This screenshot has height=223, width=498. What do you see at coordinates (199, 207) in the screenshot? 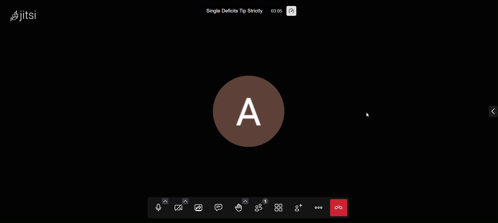
I see `start screen sharing` at bounding box center [199, 207].